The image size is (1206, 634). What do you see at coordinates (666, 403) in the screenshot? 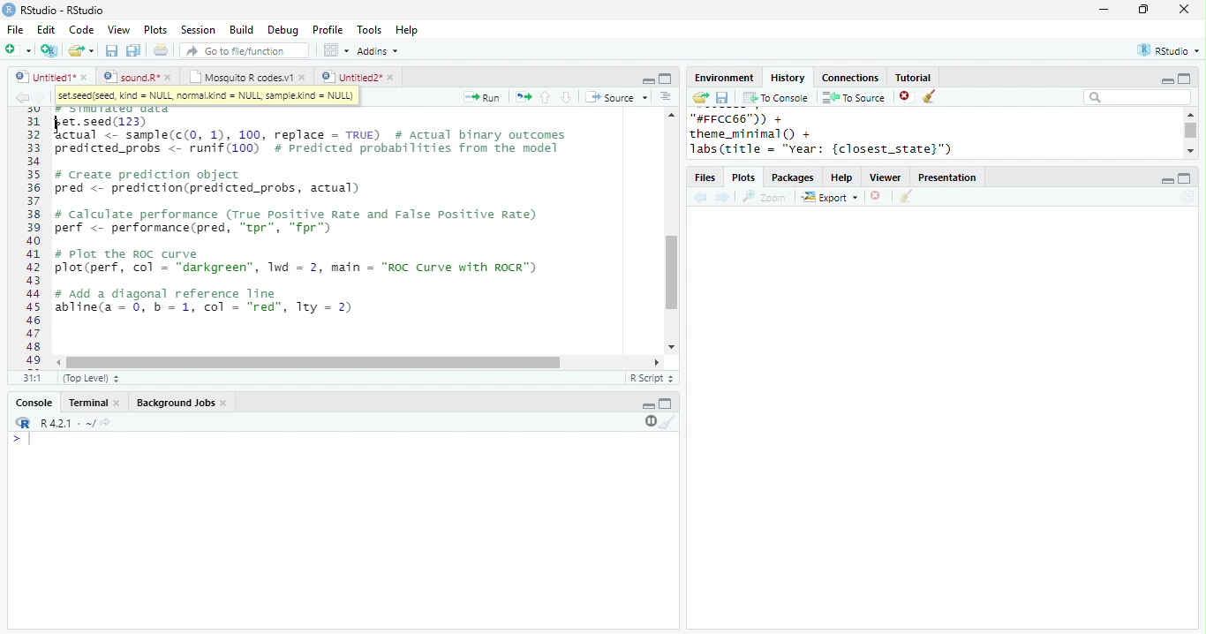
I see `maximize` at bounding box center [666, 403].